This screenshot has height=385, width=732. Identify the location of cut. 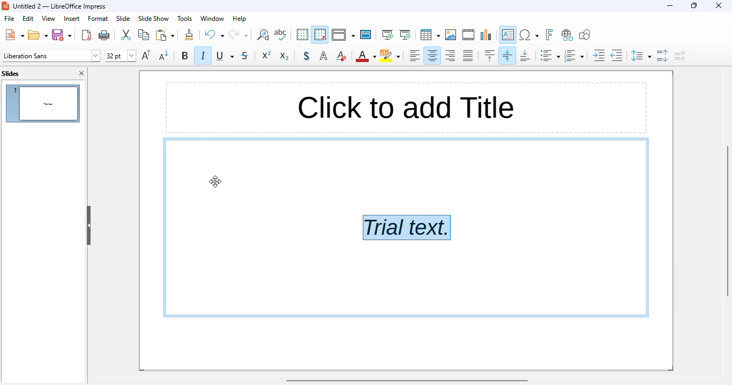
(126, 35).